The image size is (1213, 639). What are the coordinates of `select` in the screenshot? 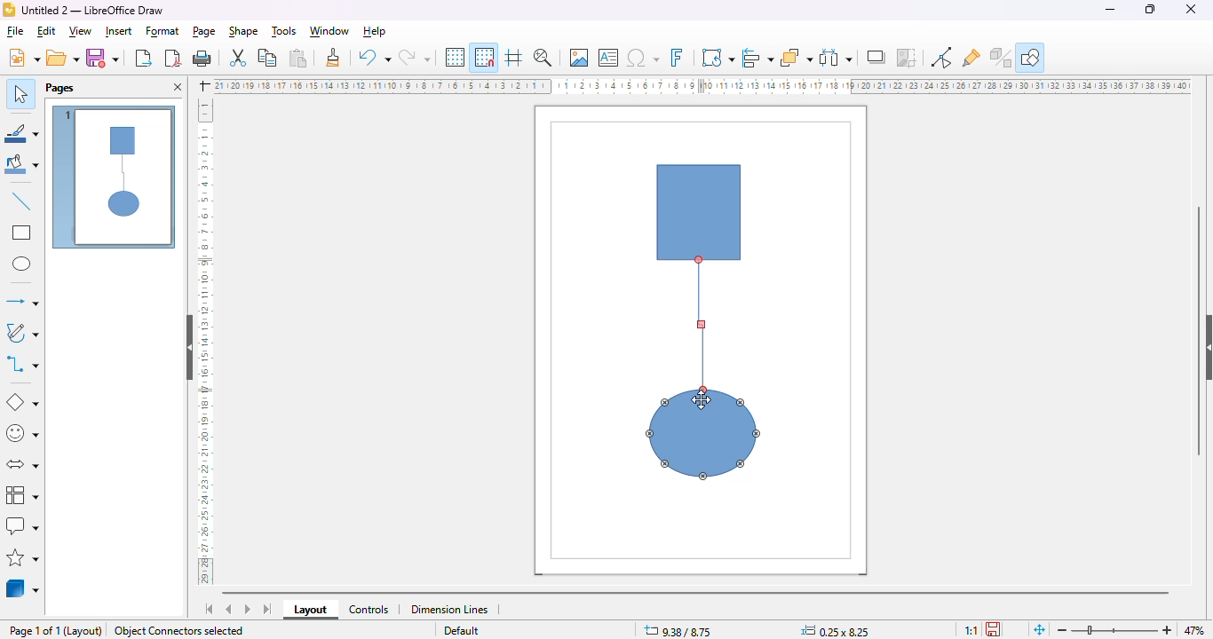 It's located at (20, 92).